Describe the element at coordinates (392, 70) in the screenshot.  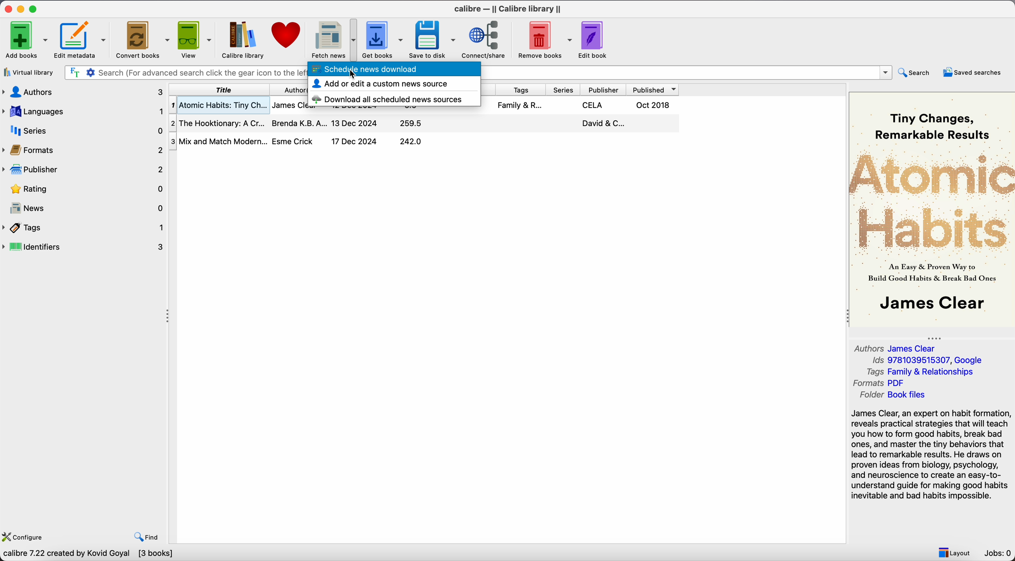
I see `schedule news download` at that location.